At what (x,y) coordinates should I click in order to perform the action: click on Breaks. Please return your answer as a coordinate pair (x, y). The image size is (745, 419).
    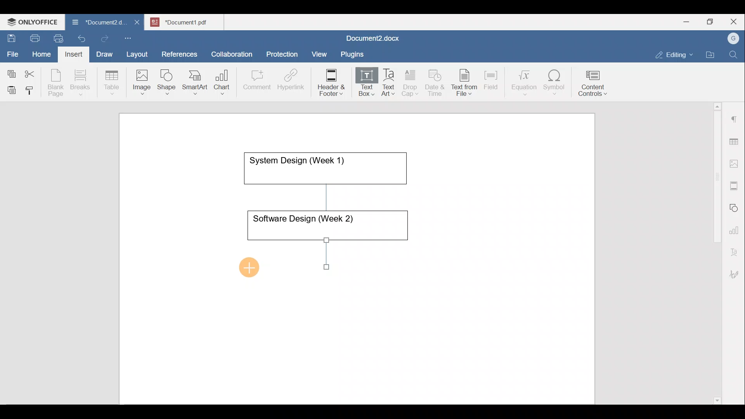
    Looking at the image, I should click on (80, 83).